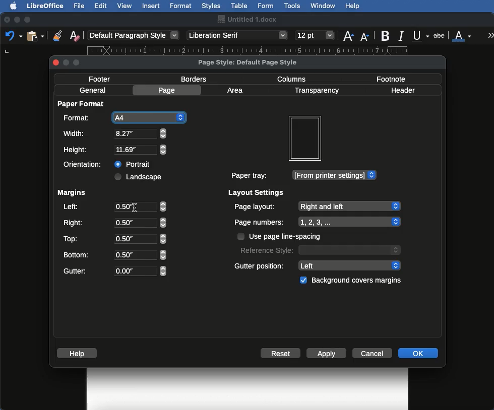  Describe the element at coordinates (13, 35) in the screenshot. I see `Undo` at that location.